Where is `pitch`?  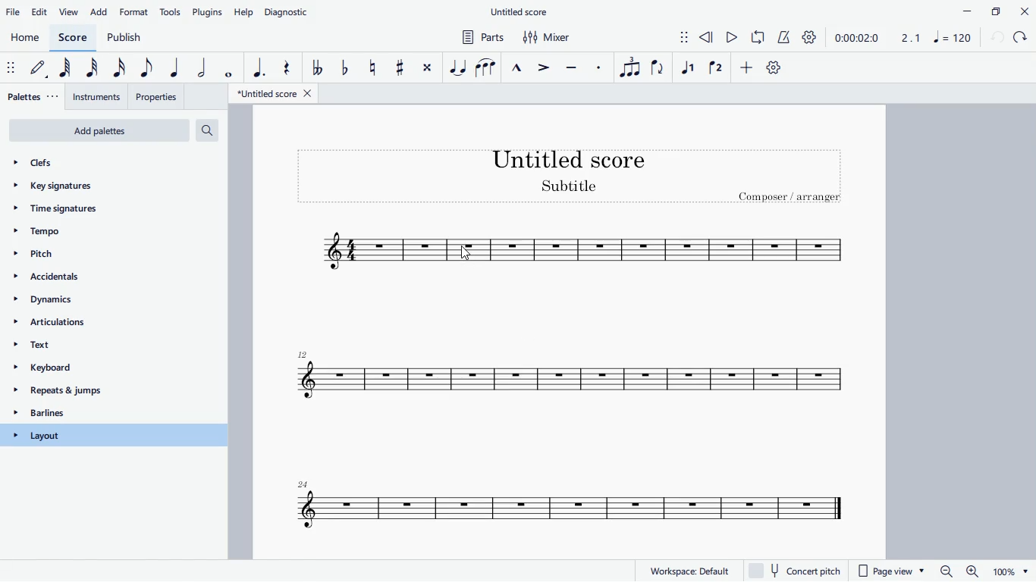
pitch is located at coordinates (60, 253).